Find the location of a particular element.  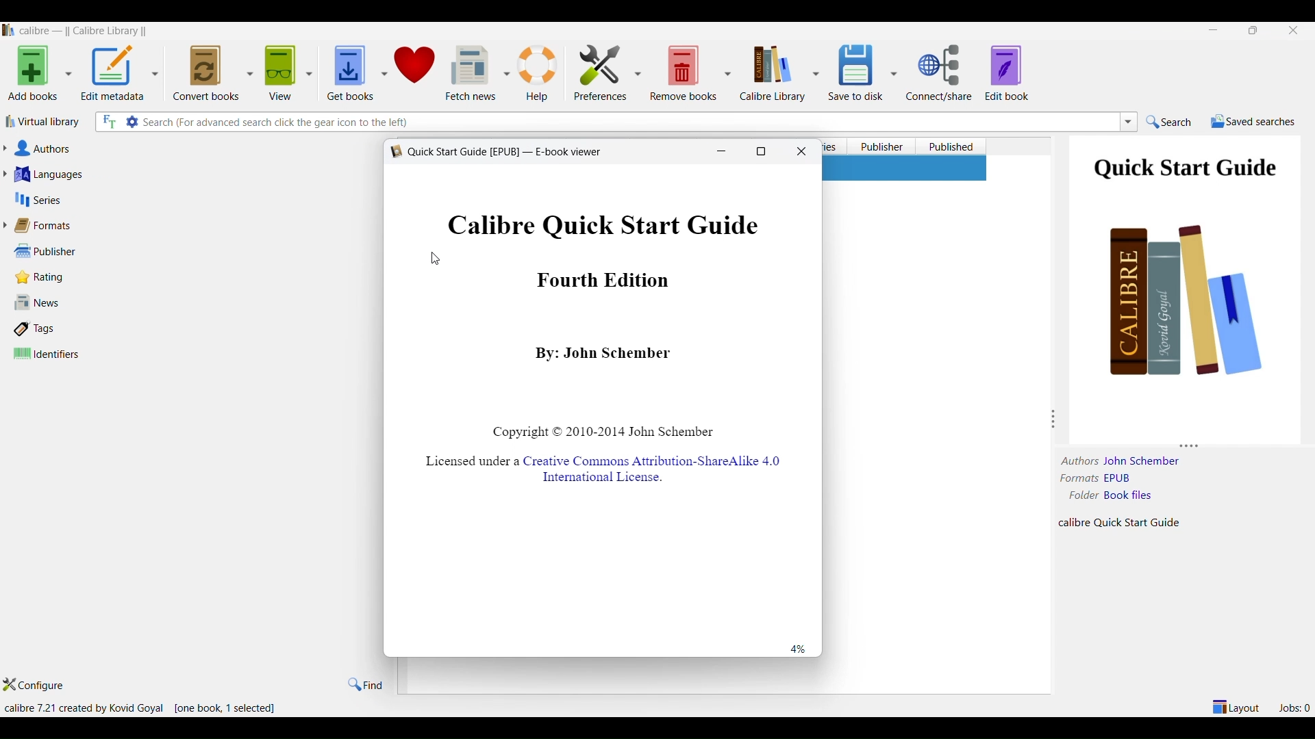

close is located at coordinates (803, 152).